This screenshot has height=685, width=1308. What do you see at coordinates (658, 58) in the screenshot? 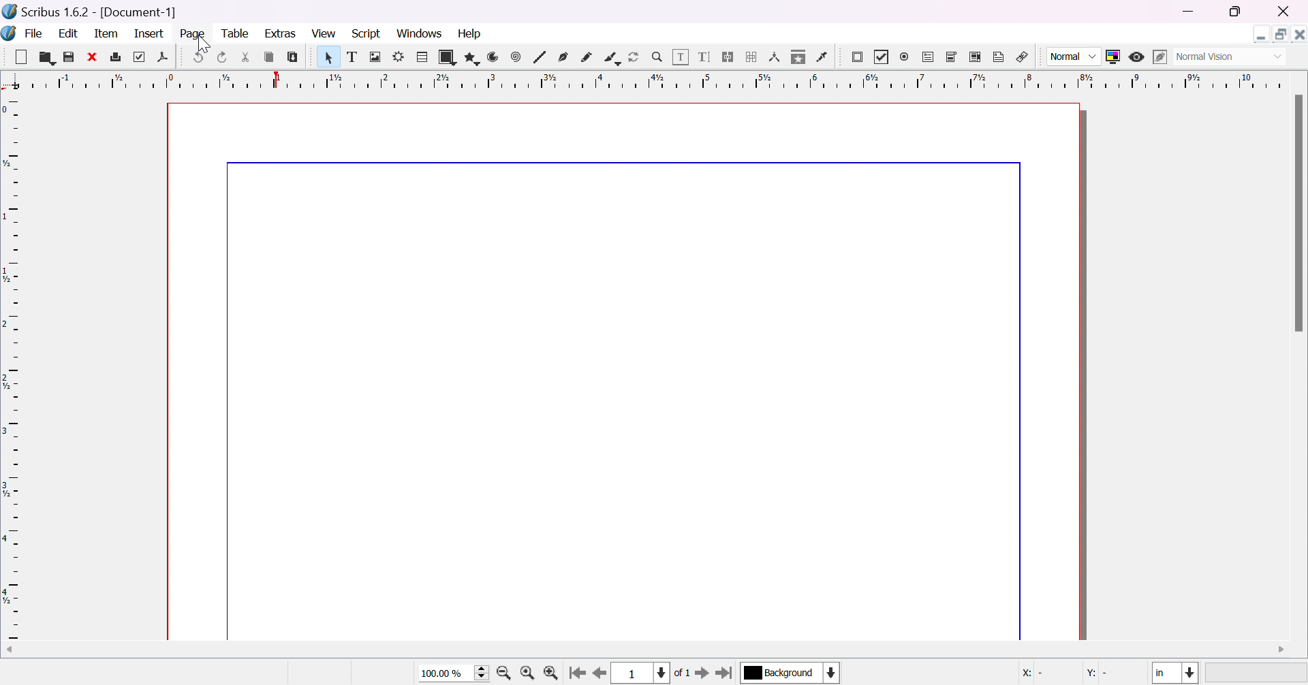
I see `zoom in / zoom out` at bounding box center [658, 58].